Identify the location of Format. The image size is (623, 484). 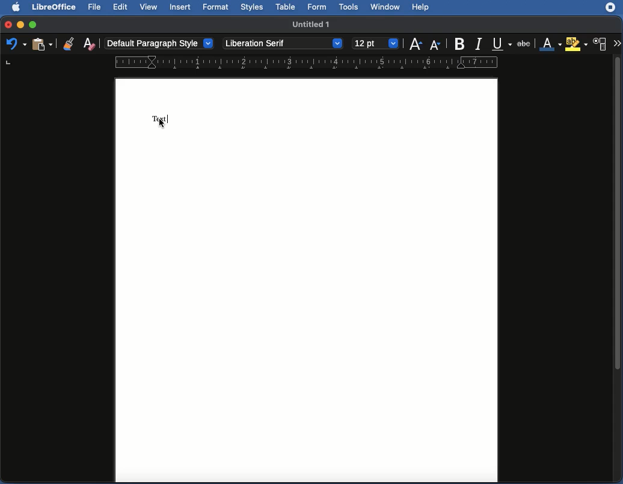
(217, 8).